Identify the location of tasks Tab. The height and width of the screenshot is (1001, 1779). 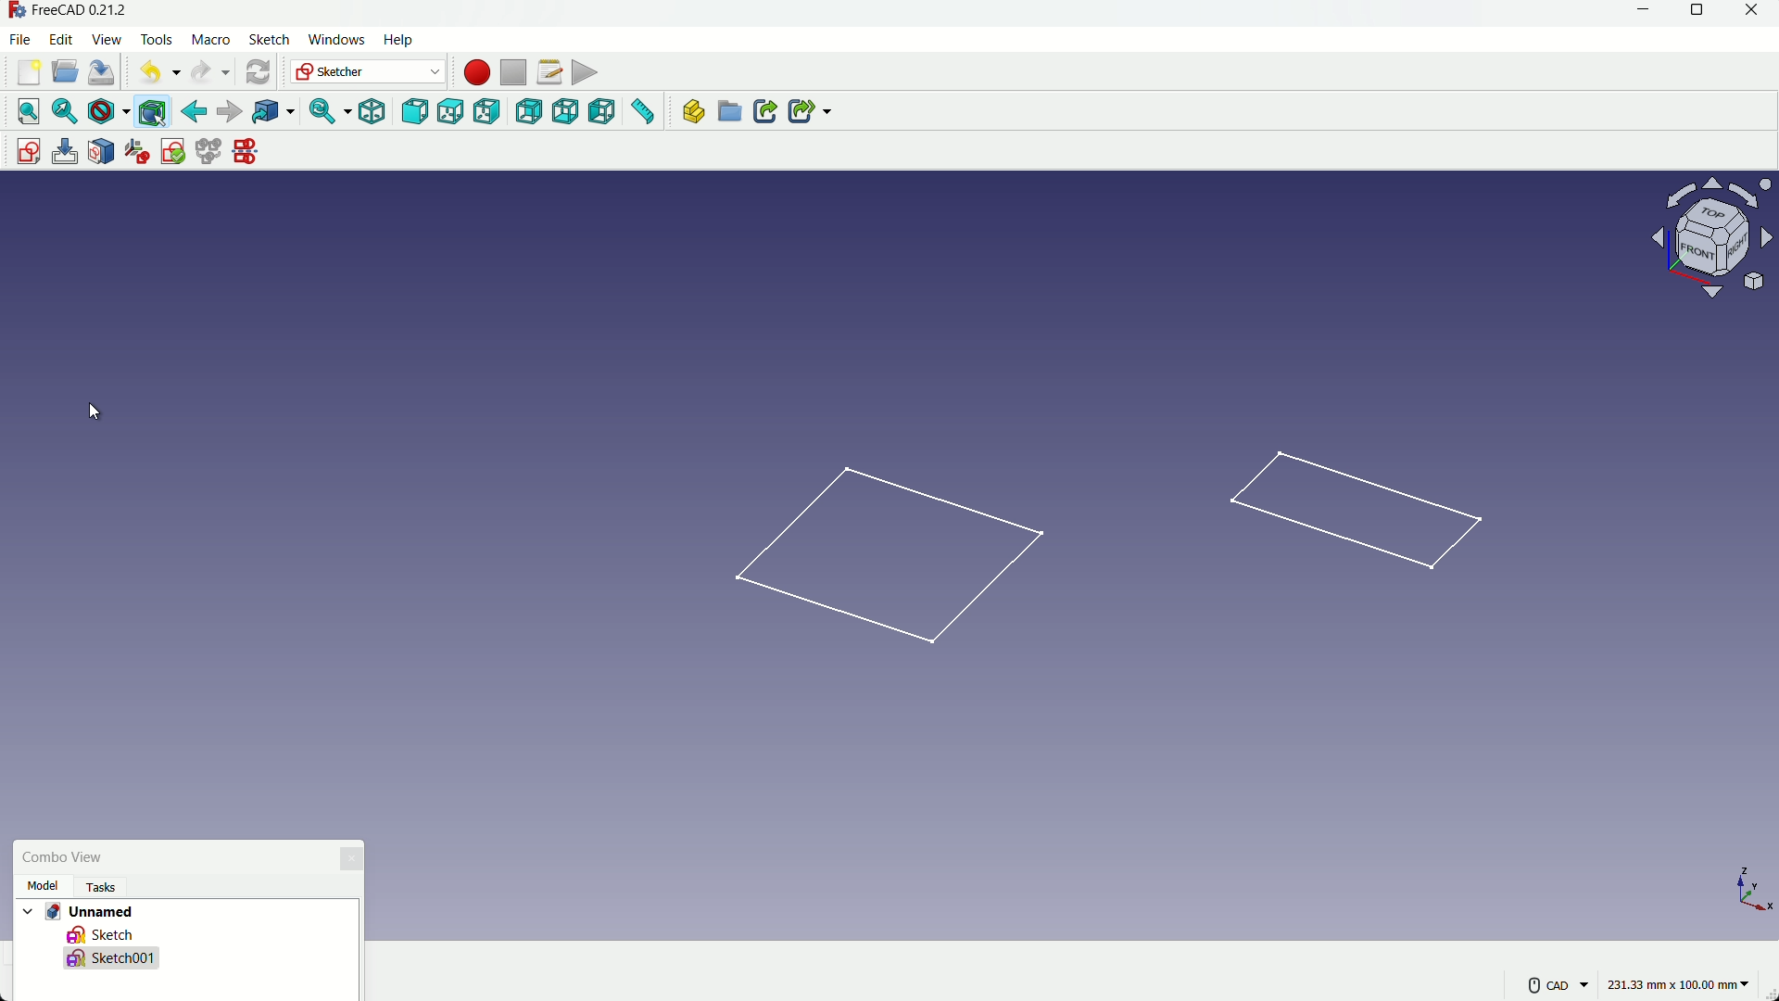
(114, 886).